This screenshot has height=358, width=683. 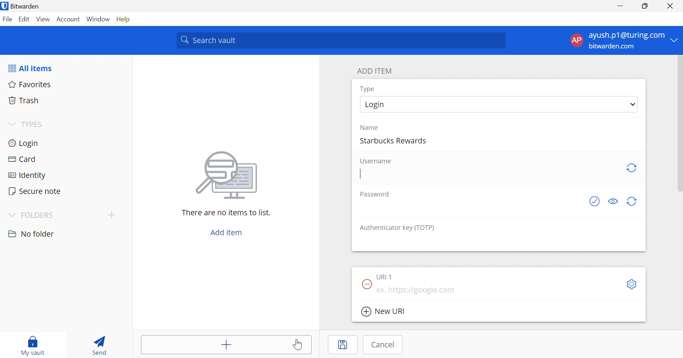 What do you see at coordinates (421, 290) in the screenshot?
I see `ex. https://google.com` at bounding box center [421, 290].